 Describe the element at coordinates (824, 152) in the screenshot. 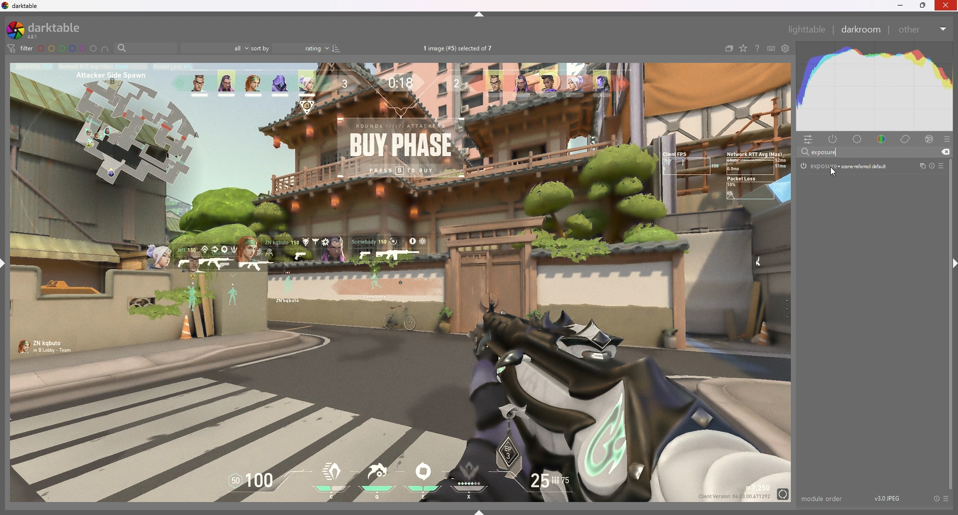

I see `exposure` at that location.